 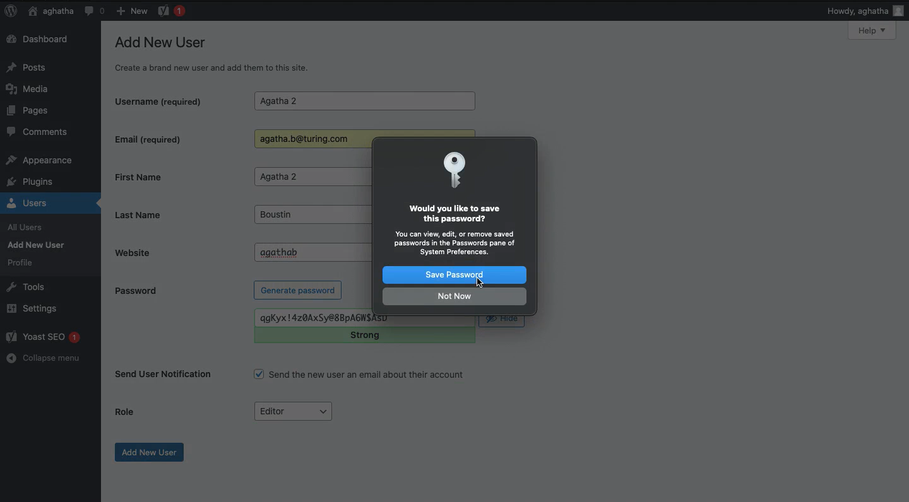 What do you see at coordinates (30, 66) in the screenshot?
I see `Posts` at bounding box center [30, 66].